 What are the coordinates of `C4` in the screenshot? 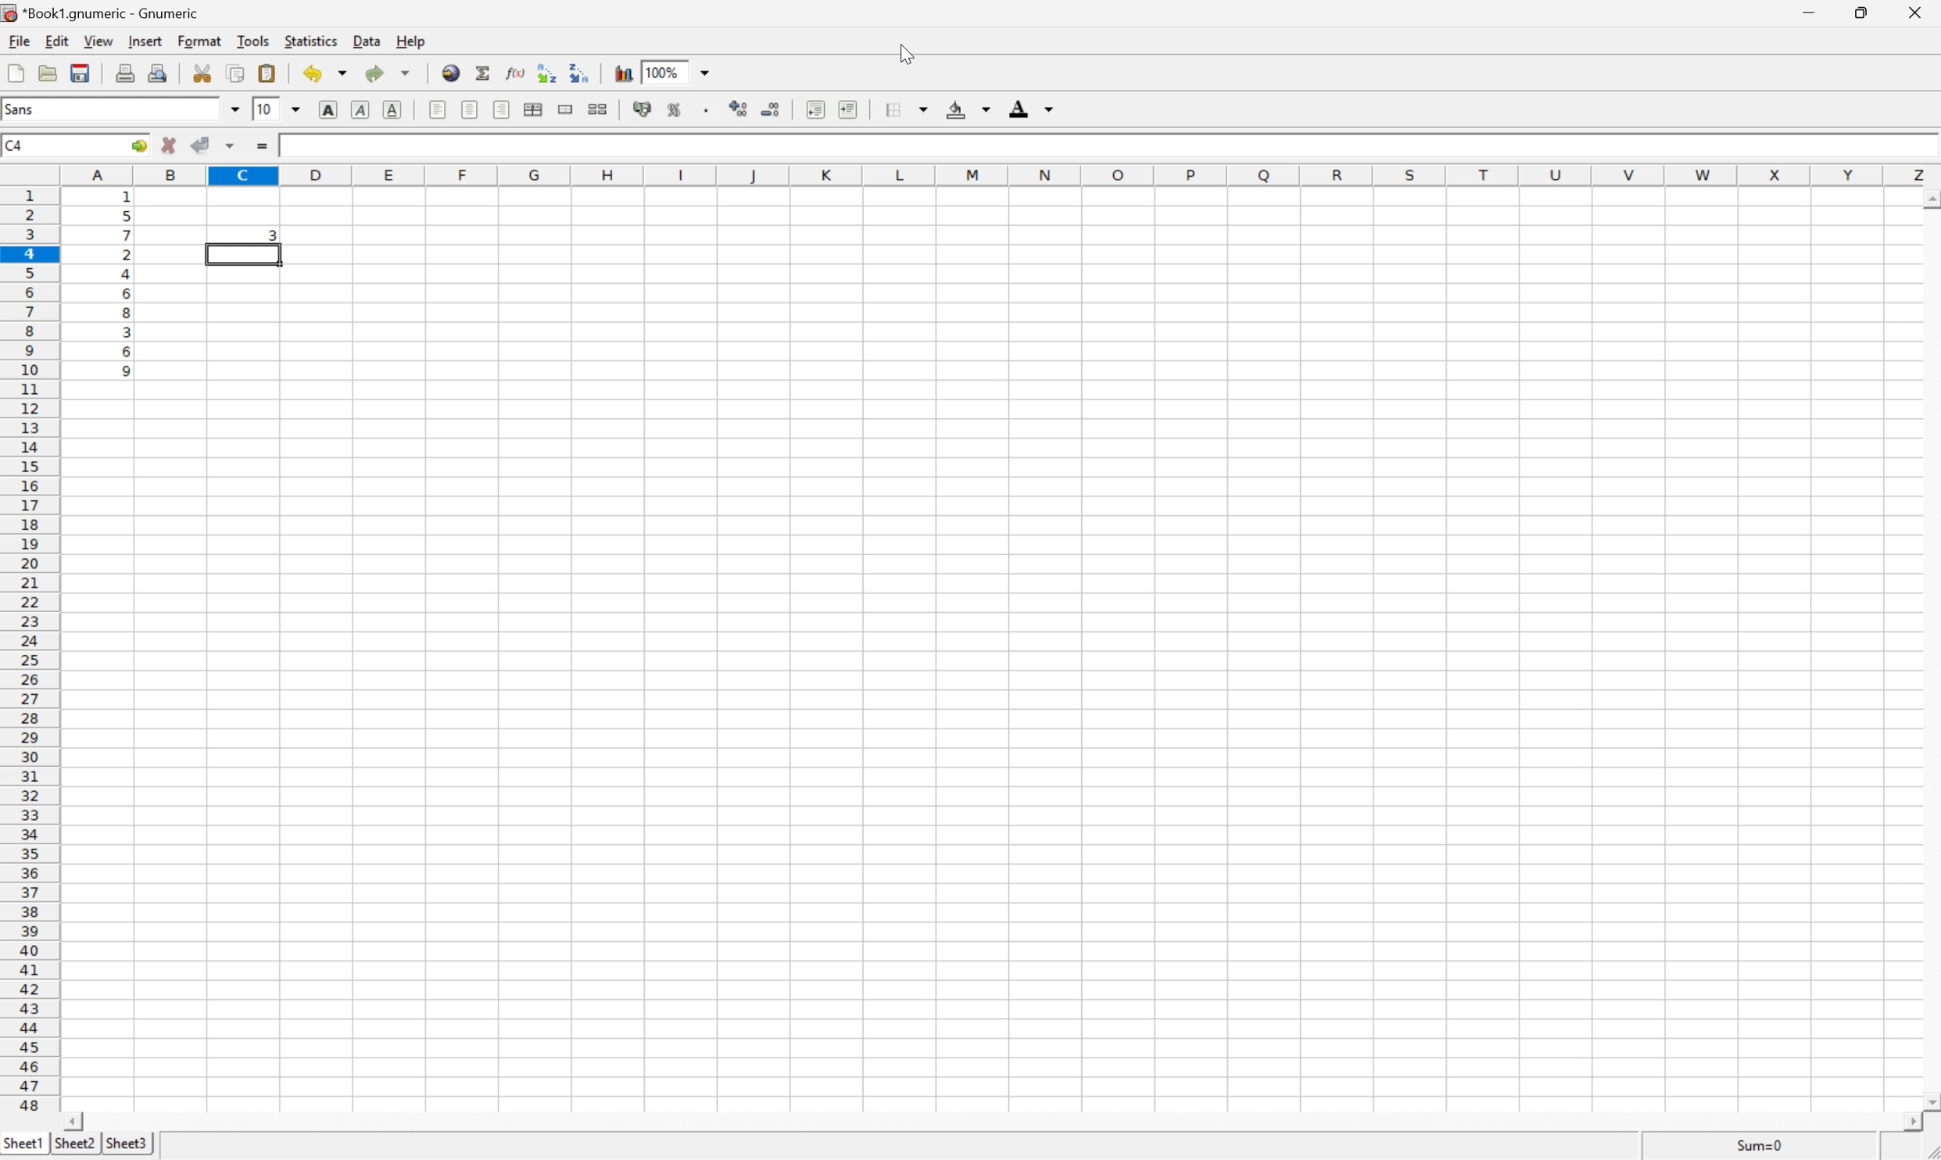 It's located at (20, 145).